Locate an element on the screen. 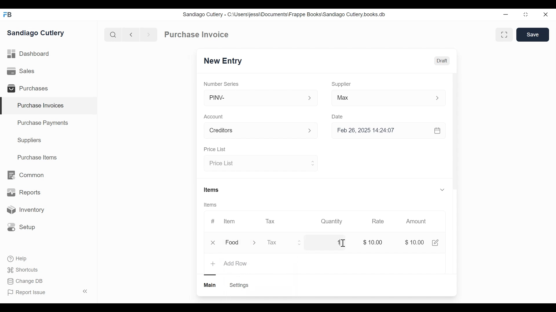 Image resolution: width=556 pixels, height=312 pixels. Suppliers is located at coordinates (30, 140).